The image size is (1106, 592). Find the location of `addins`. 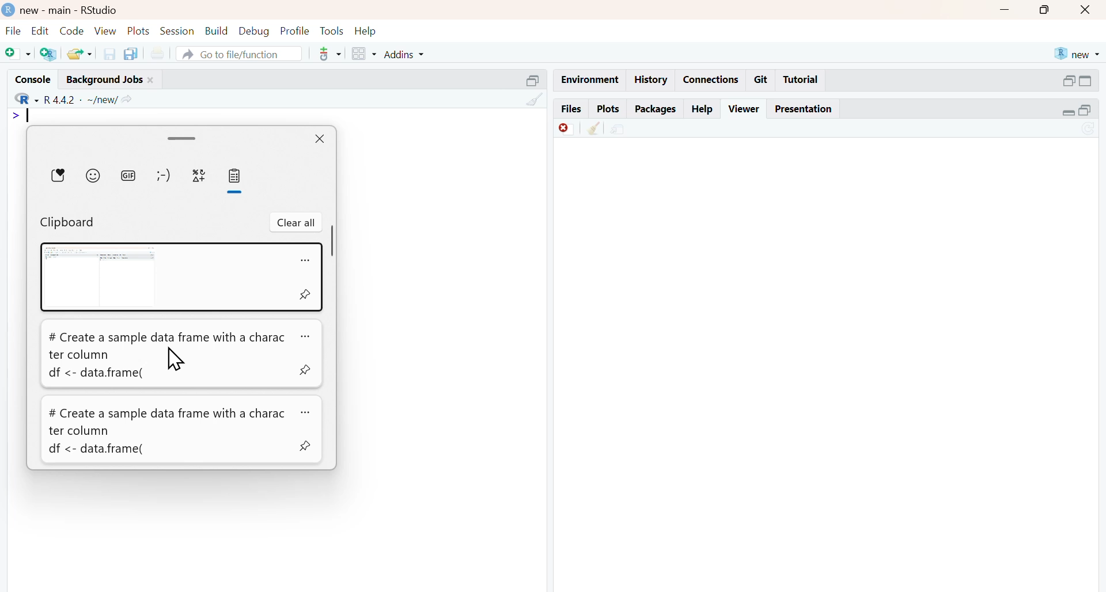

addins is located at coordinates (404, 55).